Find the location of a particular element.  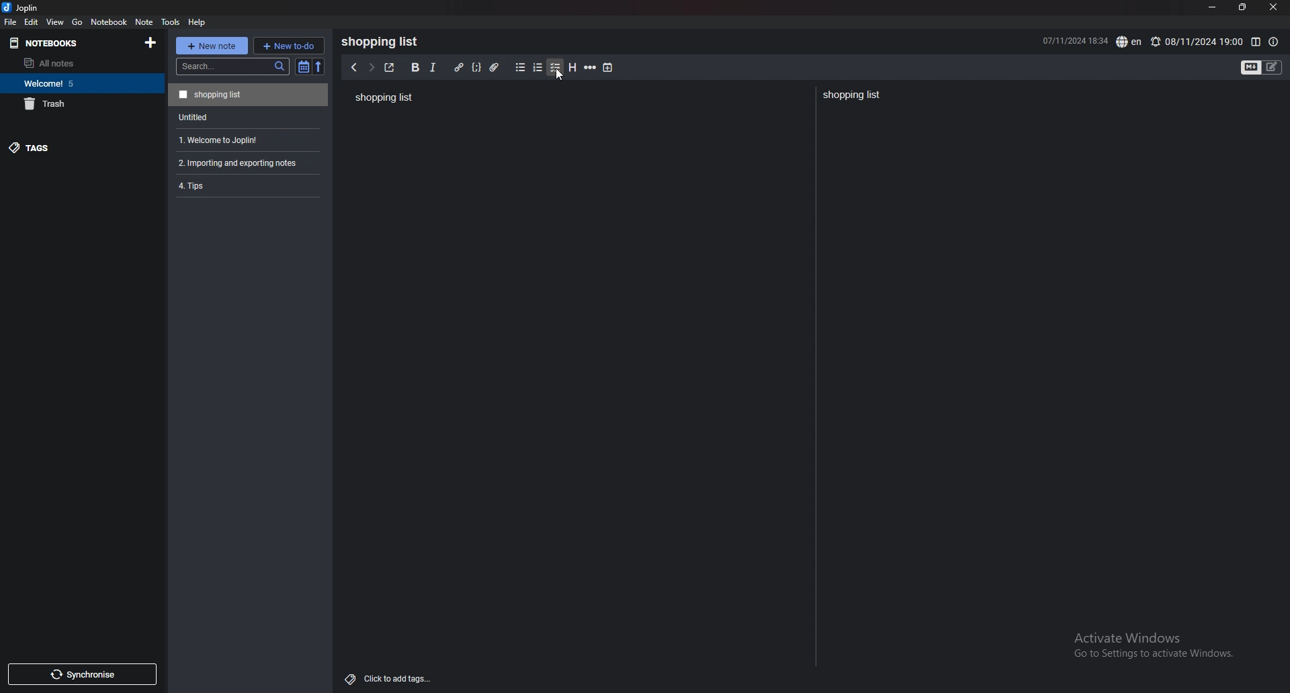

Shopping list is located at coordinates (383, 97).